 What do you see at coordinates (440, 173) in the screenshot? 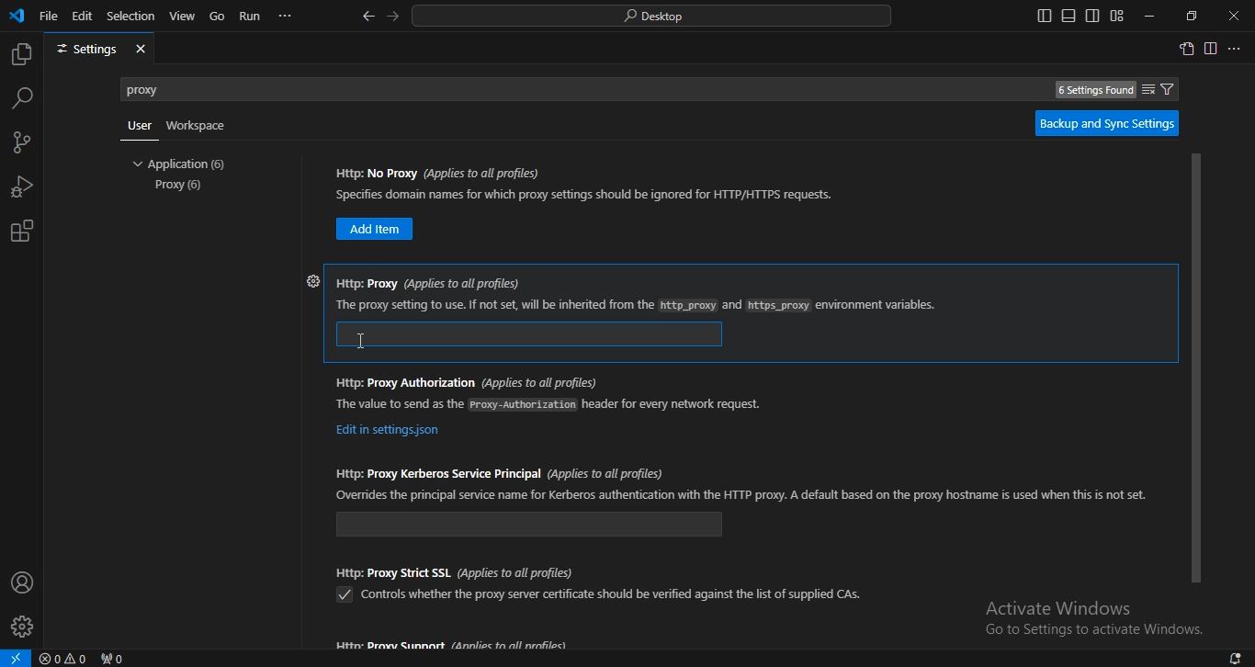
I see `https: no proxy` at bounding box center [440, 173].